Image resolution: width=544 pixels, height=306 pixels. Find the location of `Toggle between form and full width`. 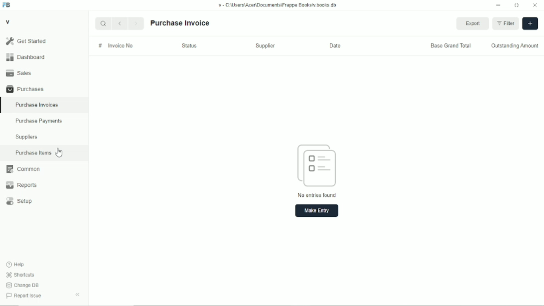

Toggle between form and full width is located at coordinates (517, 5).